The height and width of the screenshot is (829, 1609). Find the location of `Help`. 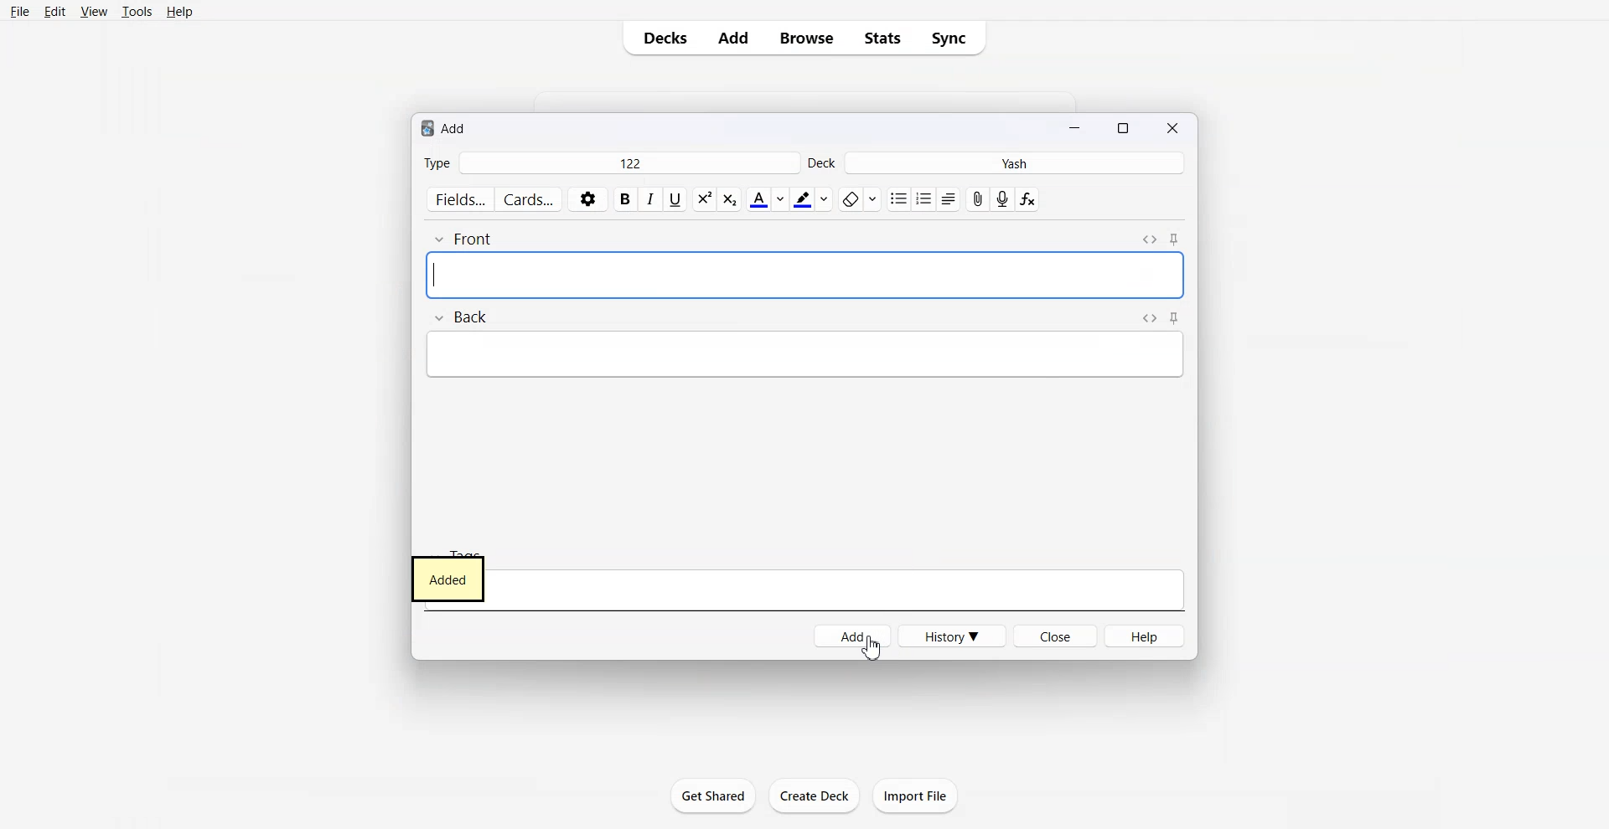

Help is located at coordinates (1146, 636).